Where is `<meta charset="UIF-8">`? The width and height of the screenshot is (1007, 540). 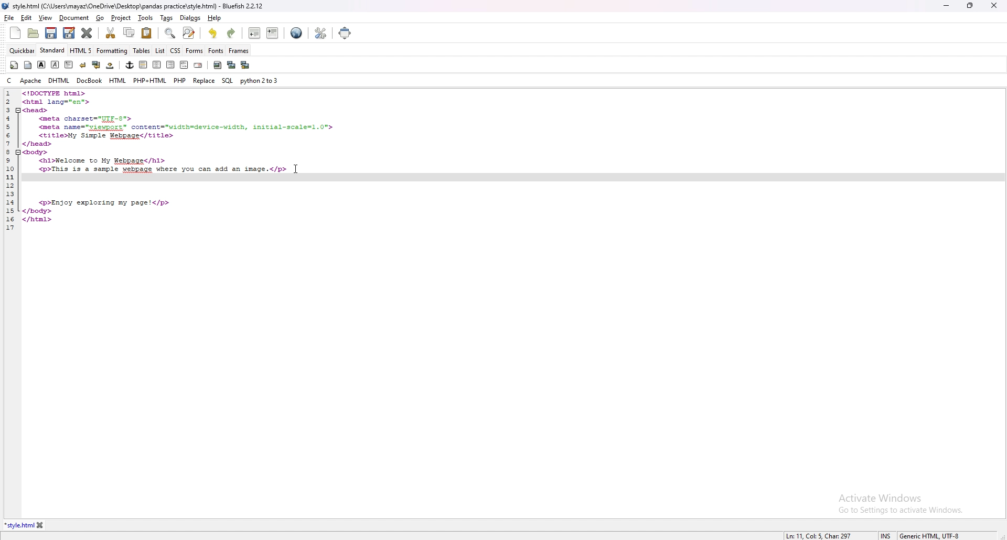 <meta charset="UIF-8"> is located at coordinates (87, 119).